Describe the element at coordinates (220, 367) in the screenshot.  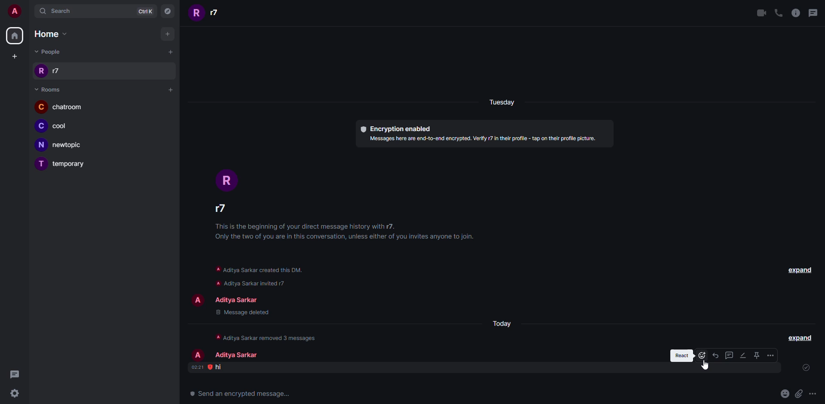
I see `message` at that location.